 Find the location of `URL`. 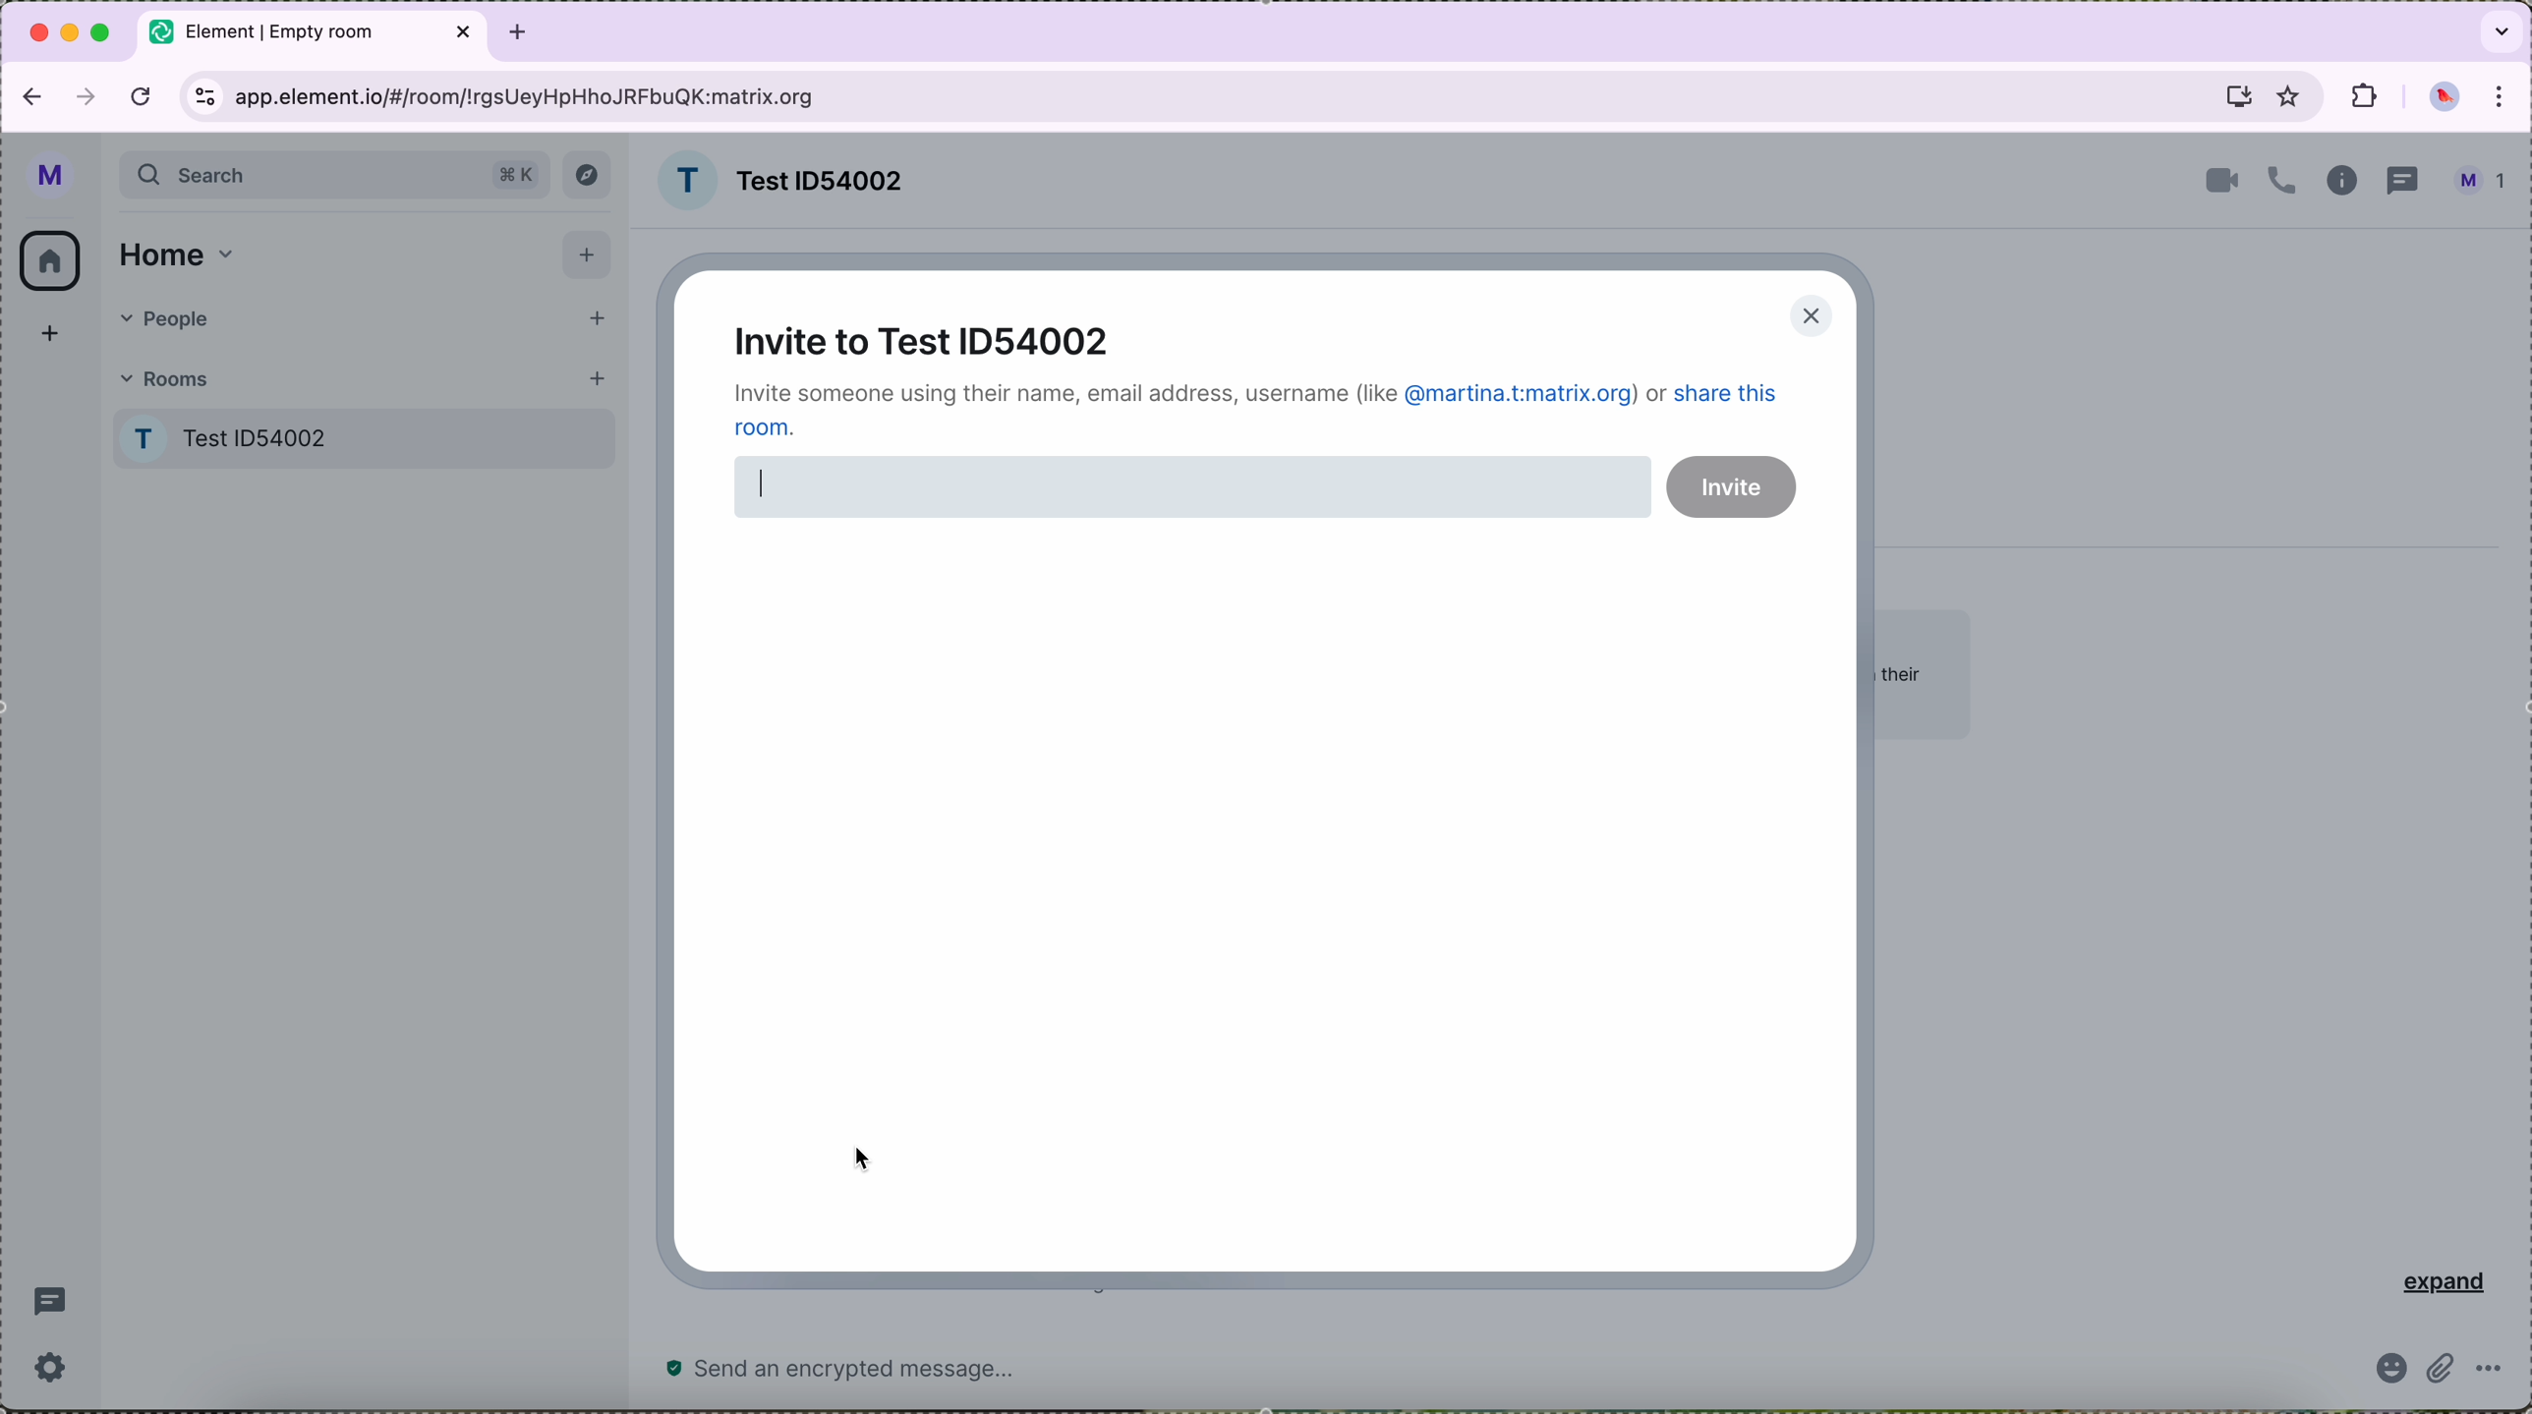

URL is located at coordinates (528, 96).